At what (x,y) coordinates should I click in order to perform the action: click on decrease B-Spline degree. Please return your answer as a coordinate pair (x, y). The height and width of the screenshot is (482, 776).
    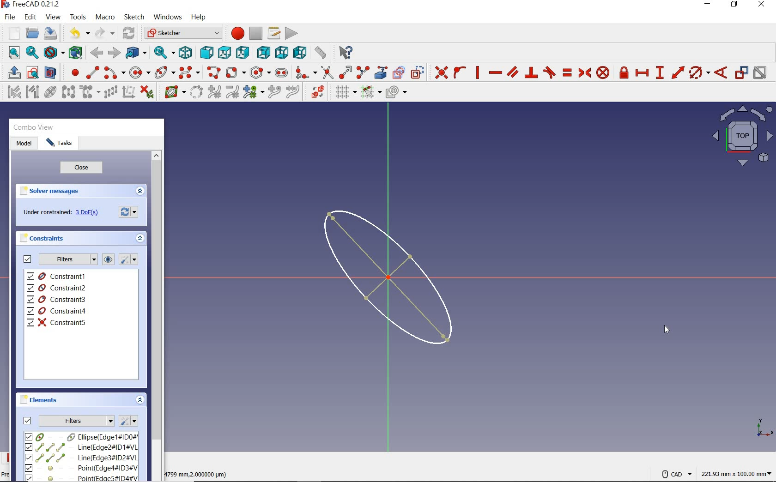
    Looking at the image, I should click on (232, 92).